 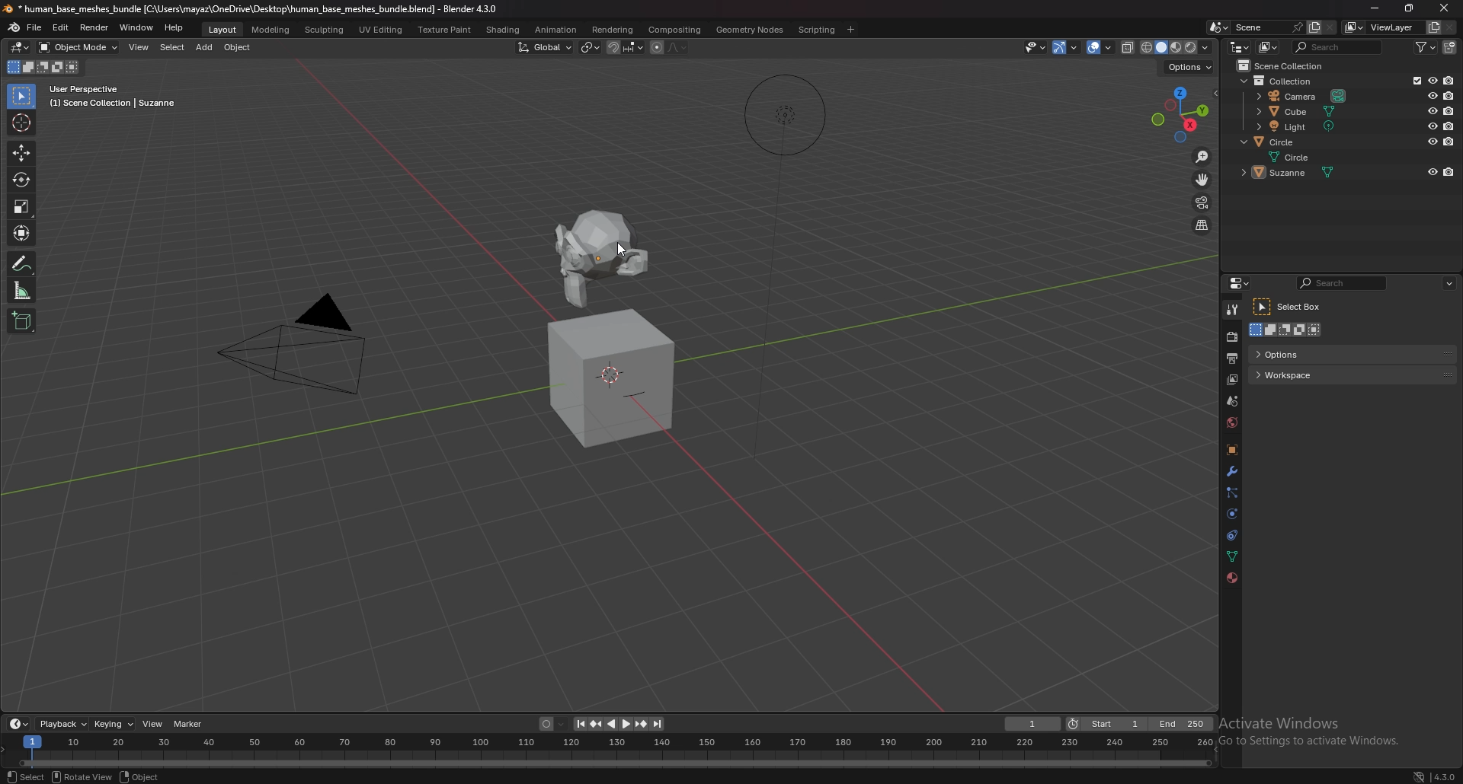 What do you see at coordinates (749, 30) in the screenshot?
I see `geomtry nodes` at bounding box center [749, 30].